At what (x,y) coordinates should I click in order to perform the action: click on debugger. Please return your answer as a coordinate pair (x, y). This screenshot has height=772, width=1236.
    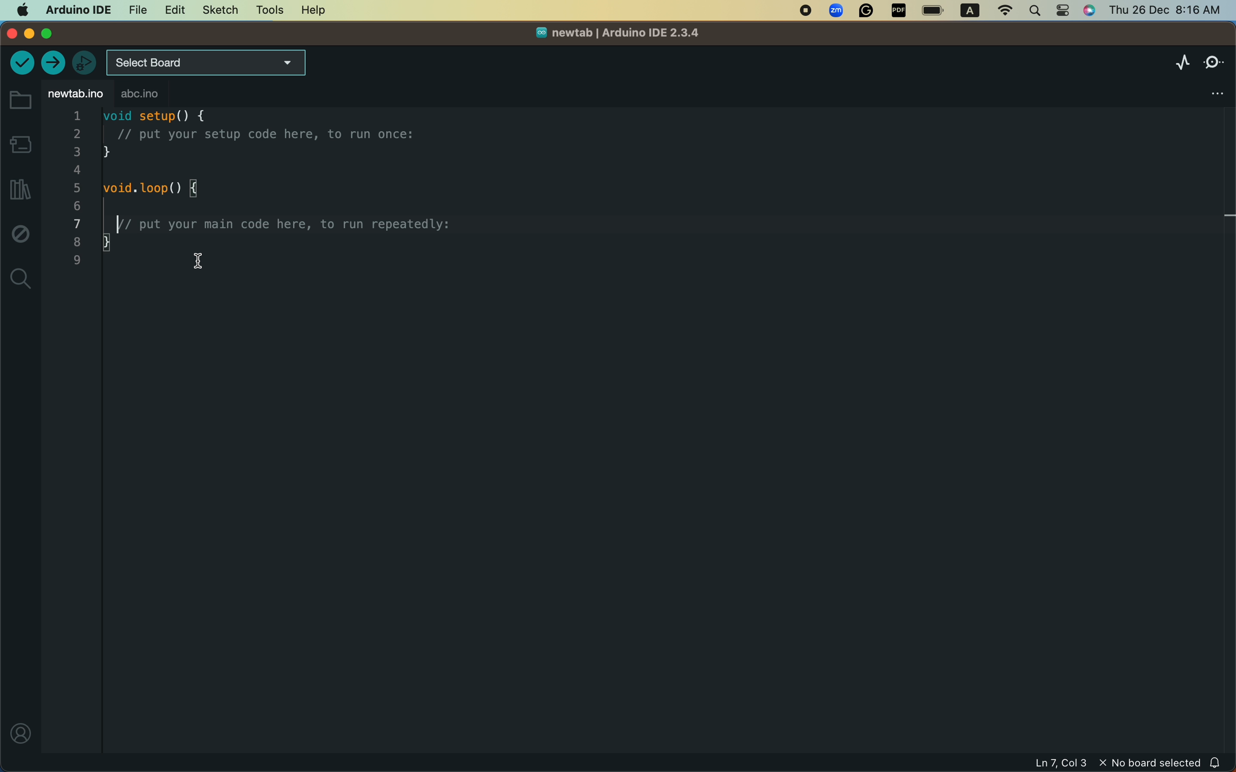
    Looking at the image, I should click on (84, 62).